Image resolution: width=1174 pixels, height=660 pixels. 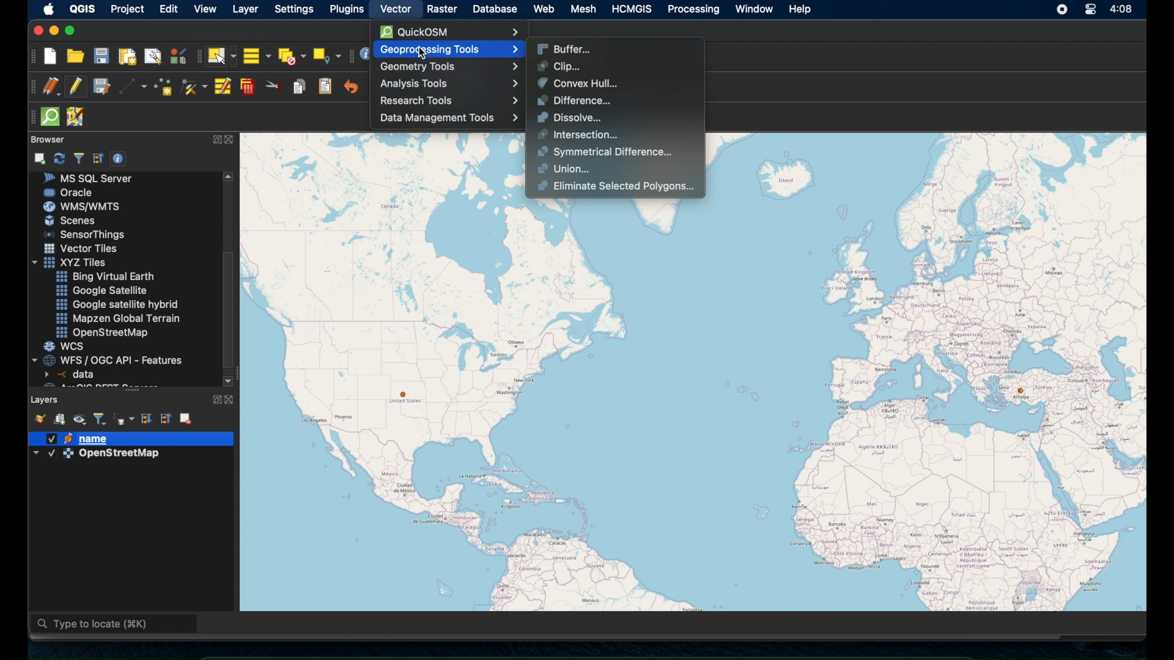 What do you see at coordinates (574, 134) in the screenshot?
I see `Intersection...` at bounding box center [574, 134].